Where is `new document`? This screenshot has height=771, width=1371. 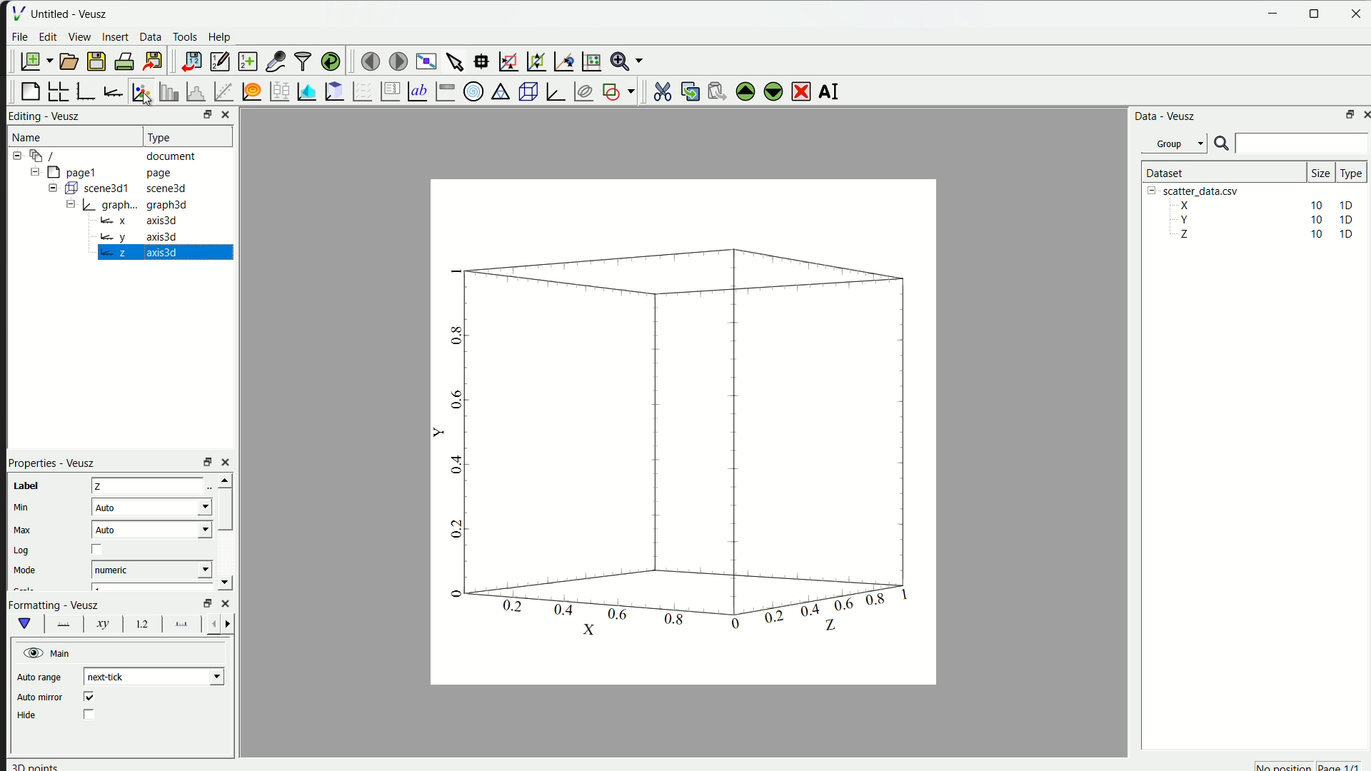
new document is located at coordinates (33, 60).